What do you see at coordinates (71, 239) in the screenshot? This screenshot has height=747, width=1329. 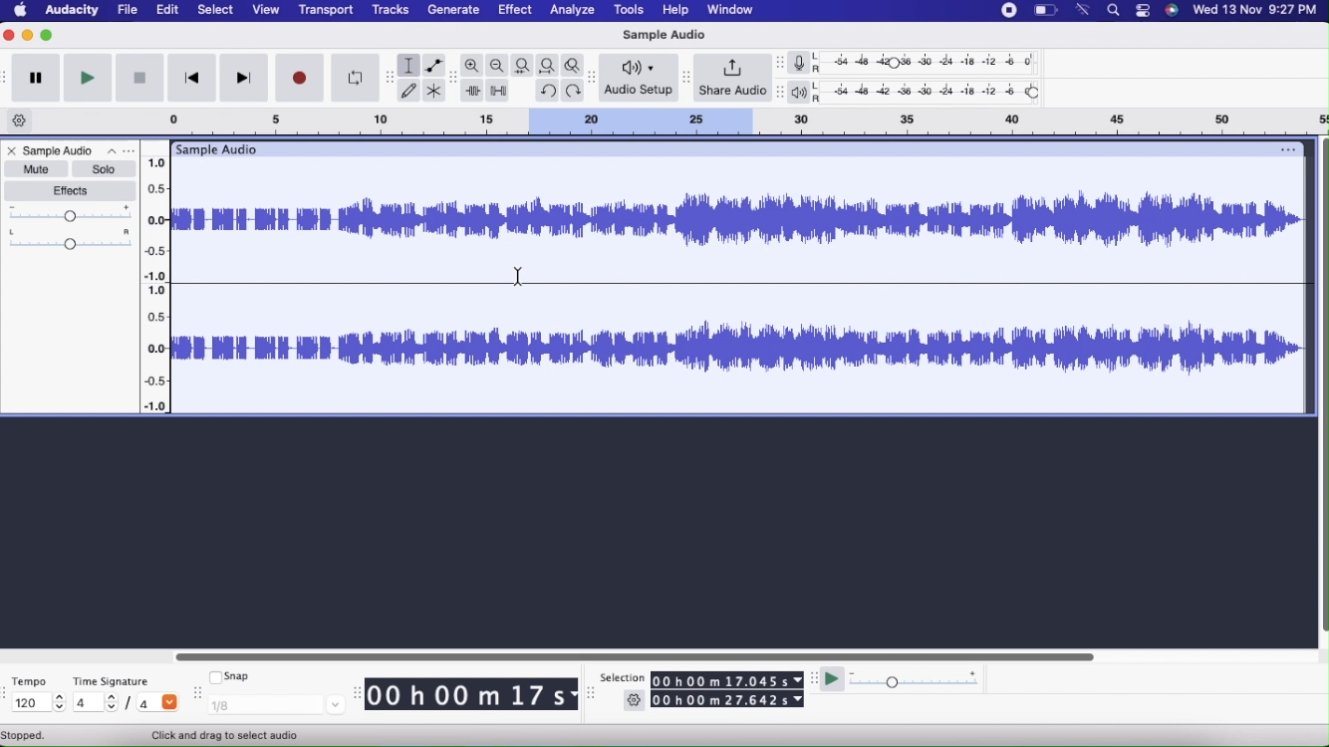 I see `Pan: Center` at bounding box center [71, 239].